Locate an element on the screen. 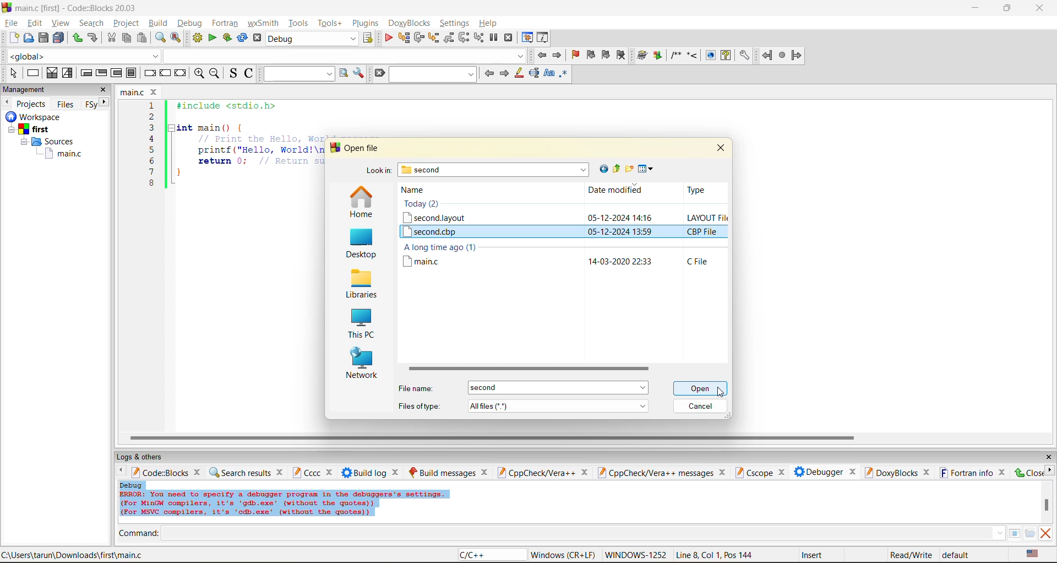  search results is located at coordinates (239, 472).